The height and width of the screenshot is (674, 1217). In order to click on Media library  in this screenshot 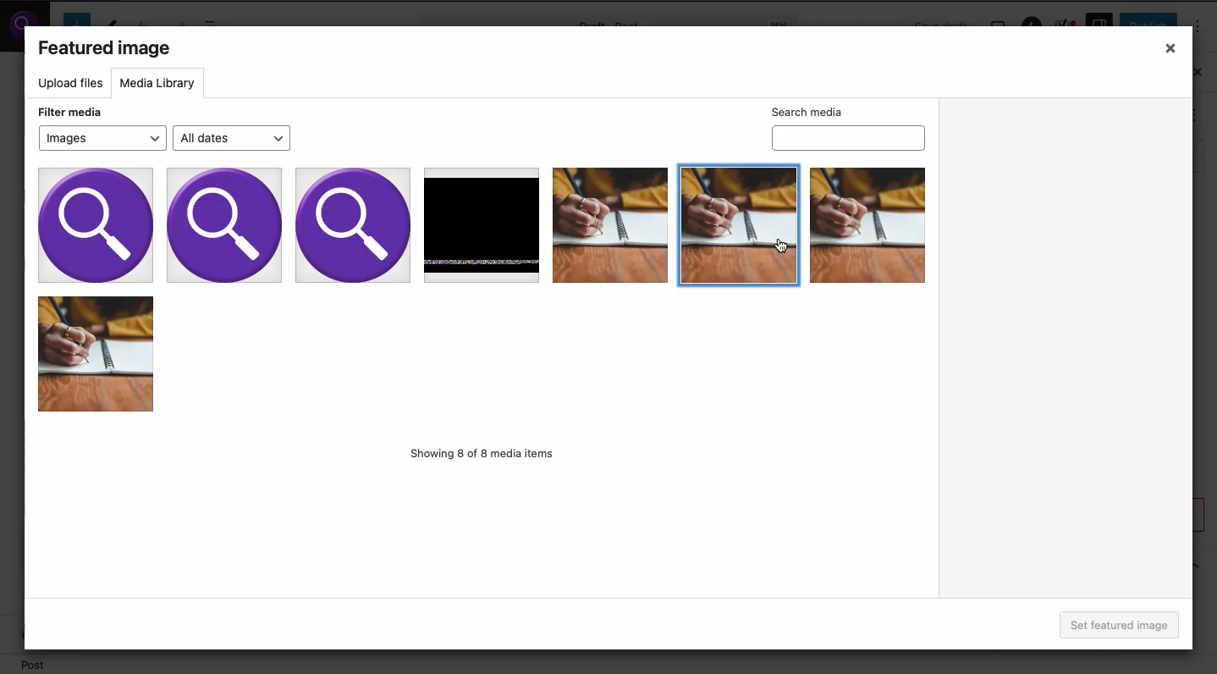, I will do `click(162, 86)`.